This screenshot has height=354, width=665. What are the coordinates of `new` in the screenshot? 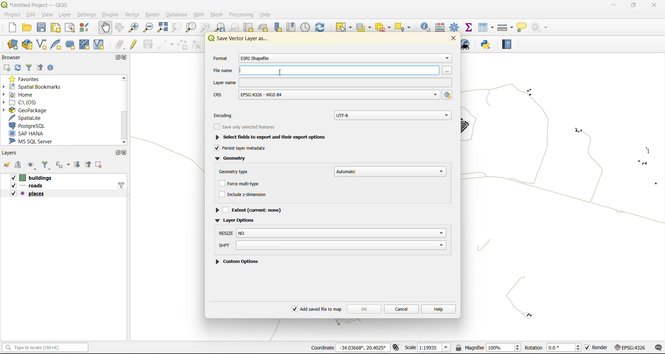 It's located at (13, 28).